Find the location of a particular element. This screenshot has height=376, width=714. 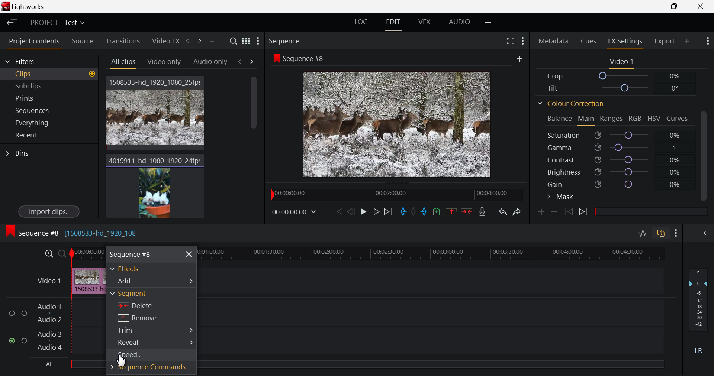

Maximize is located at coordinates (49, 254).